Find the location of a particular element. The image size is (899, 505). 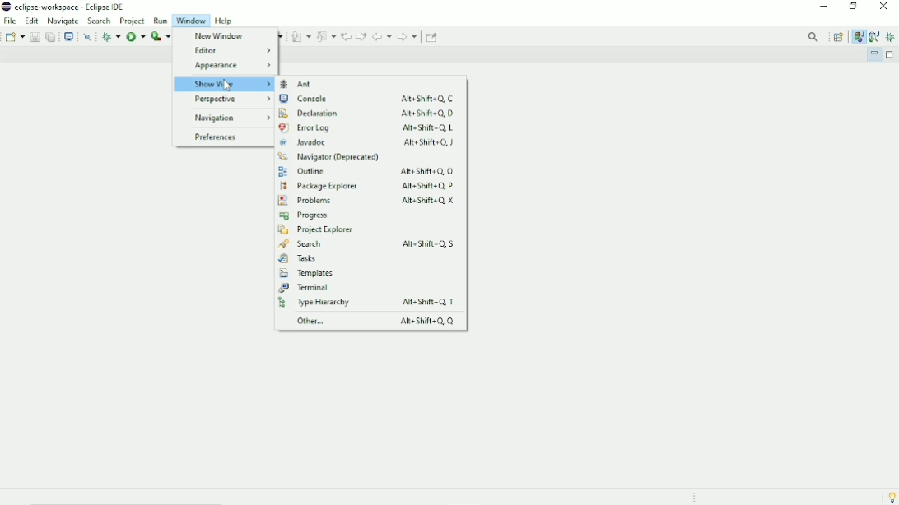

eclipse logo  is located at coordinates (6, 7).